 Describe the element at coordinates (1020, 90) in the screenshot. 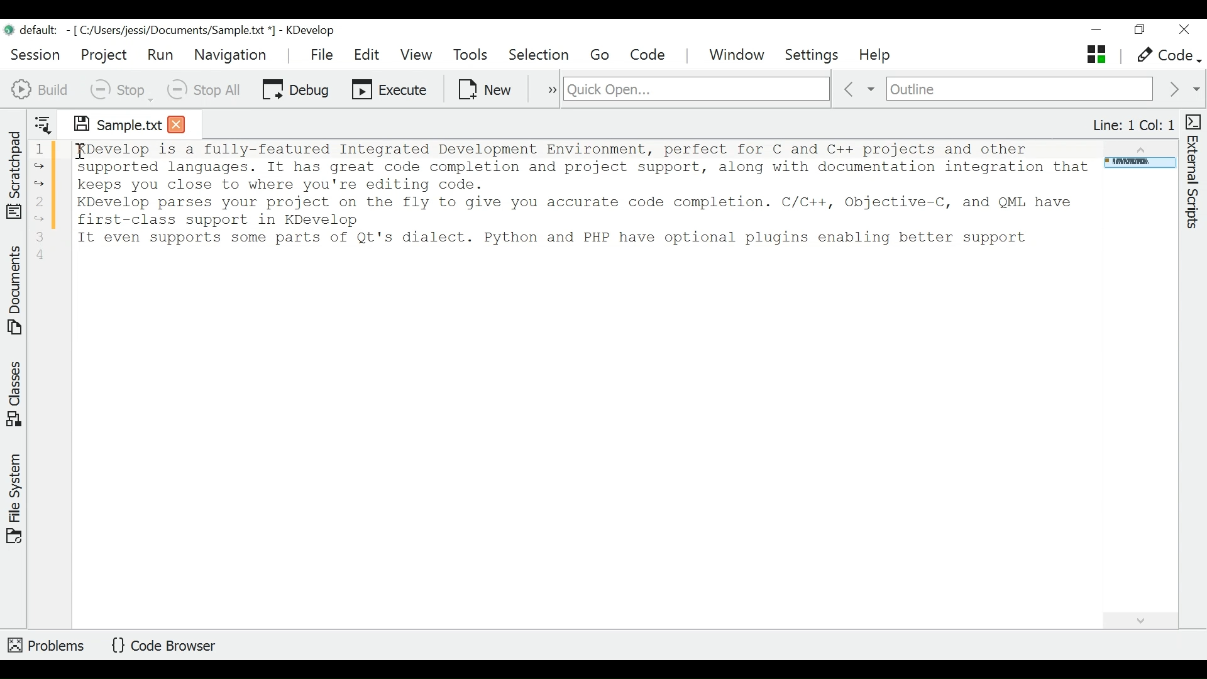

I see `Outline` at that location.